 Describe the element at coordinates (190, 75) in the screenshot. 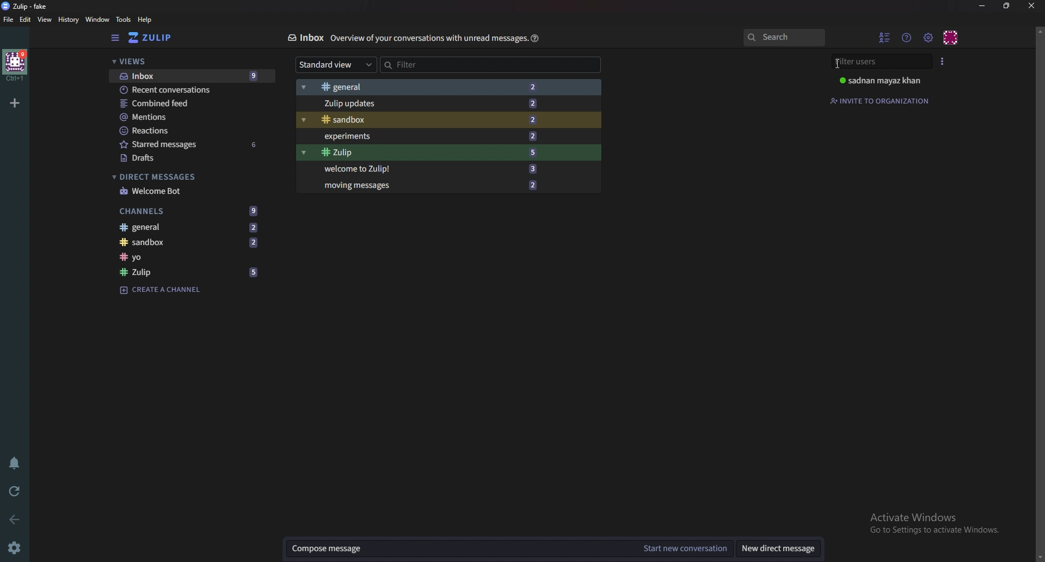

I see `Inbox` at that location.